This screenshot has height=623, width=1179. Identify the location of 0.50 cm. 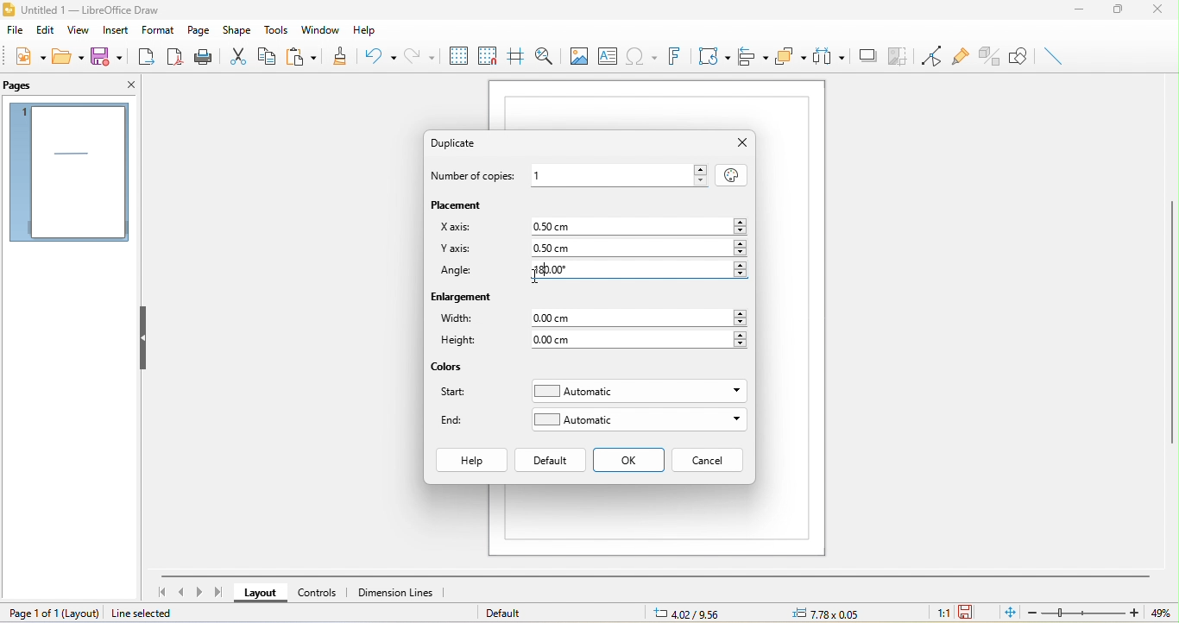
(632, 225).